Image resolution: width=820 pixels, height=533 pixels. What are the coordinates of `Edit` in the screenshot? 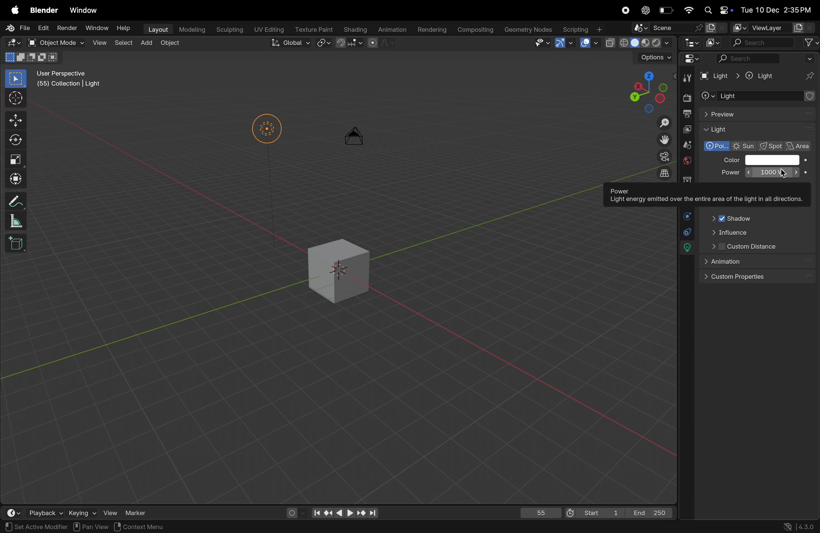 It's located at (43, 28).